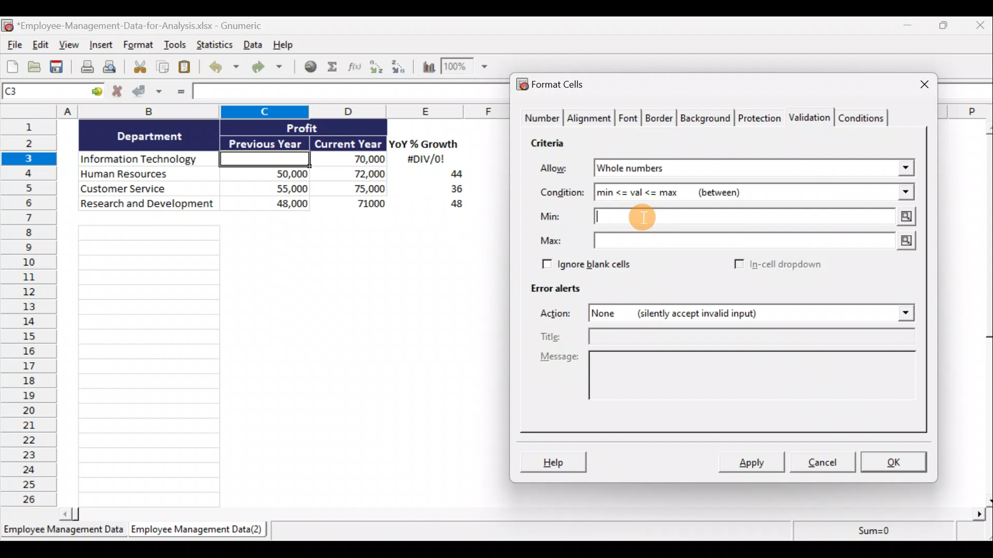 This screenshot has height=558, width=993. I want to click on Statistics, so click(214, 44).